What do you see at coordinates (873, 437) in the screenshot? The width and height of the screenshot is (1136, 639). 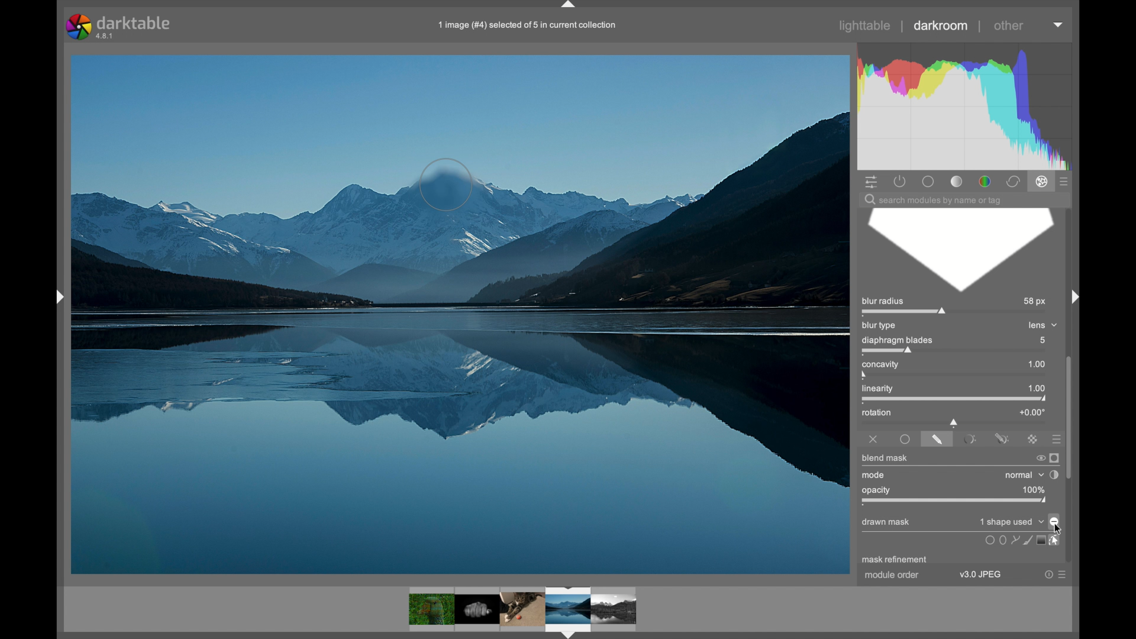 I see `off` at bounding box center [873, 437].